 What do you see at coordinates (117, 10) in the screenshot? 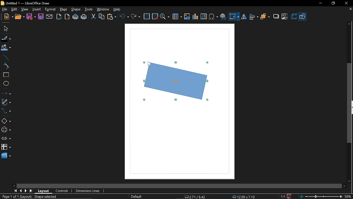
I see `help` at bounding box center [117, 10].